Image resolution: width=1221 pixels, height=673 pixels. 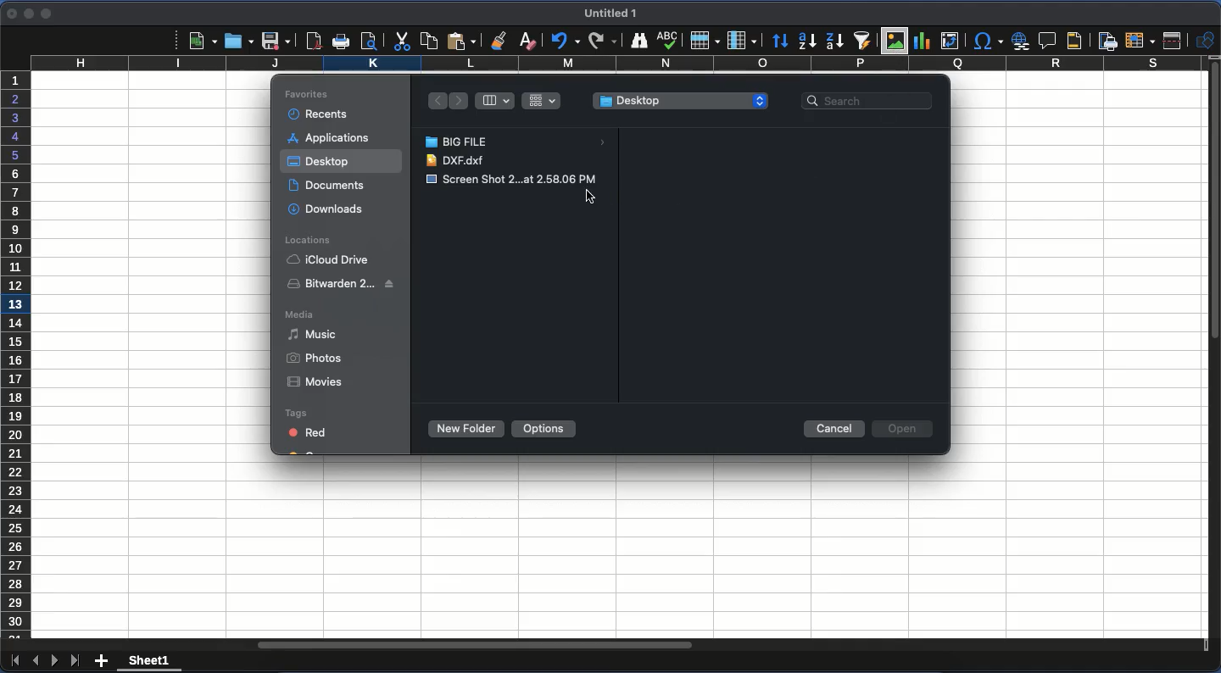 I want to click on redo, so click(x=602, y=41).